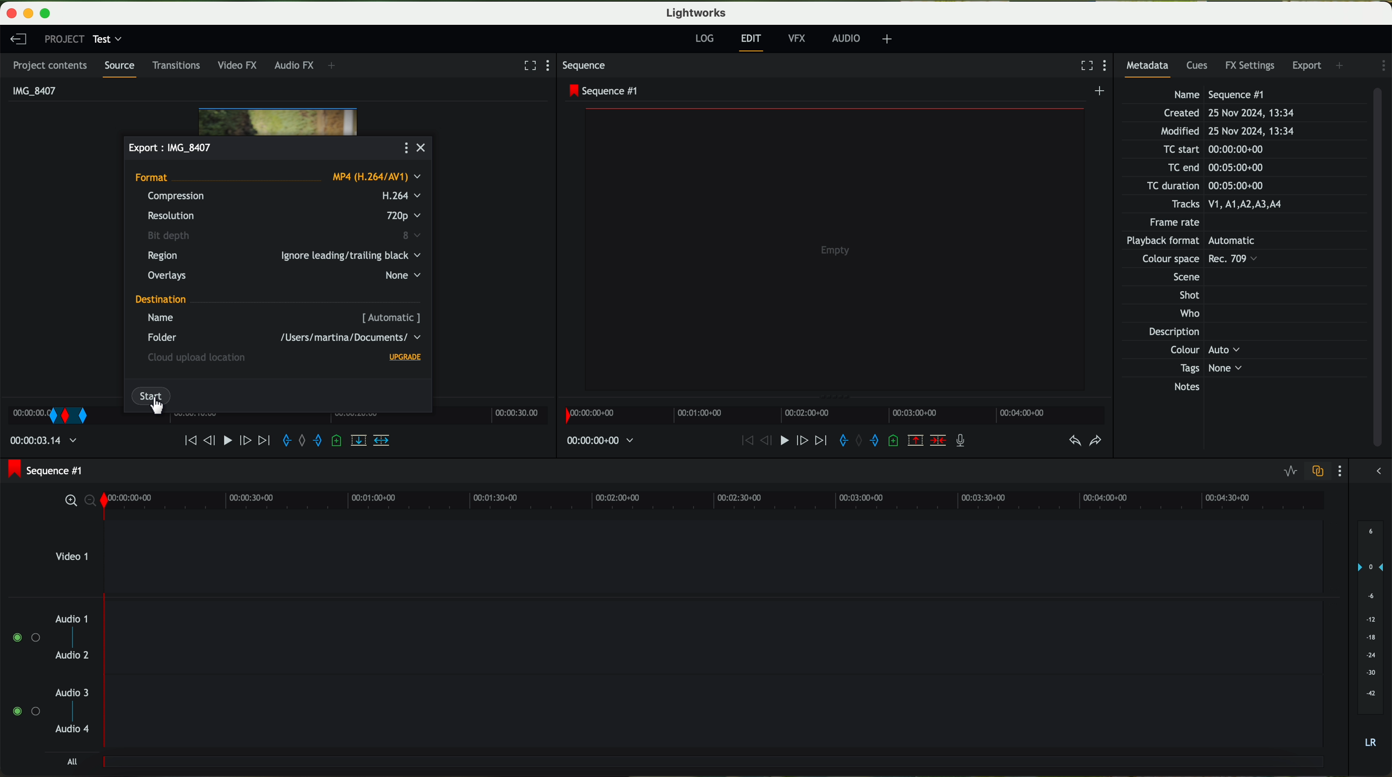  I want to click on Shot, so click(1188, 295).